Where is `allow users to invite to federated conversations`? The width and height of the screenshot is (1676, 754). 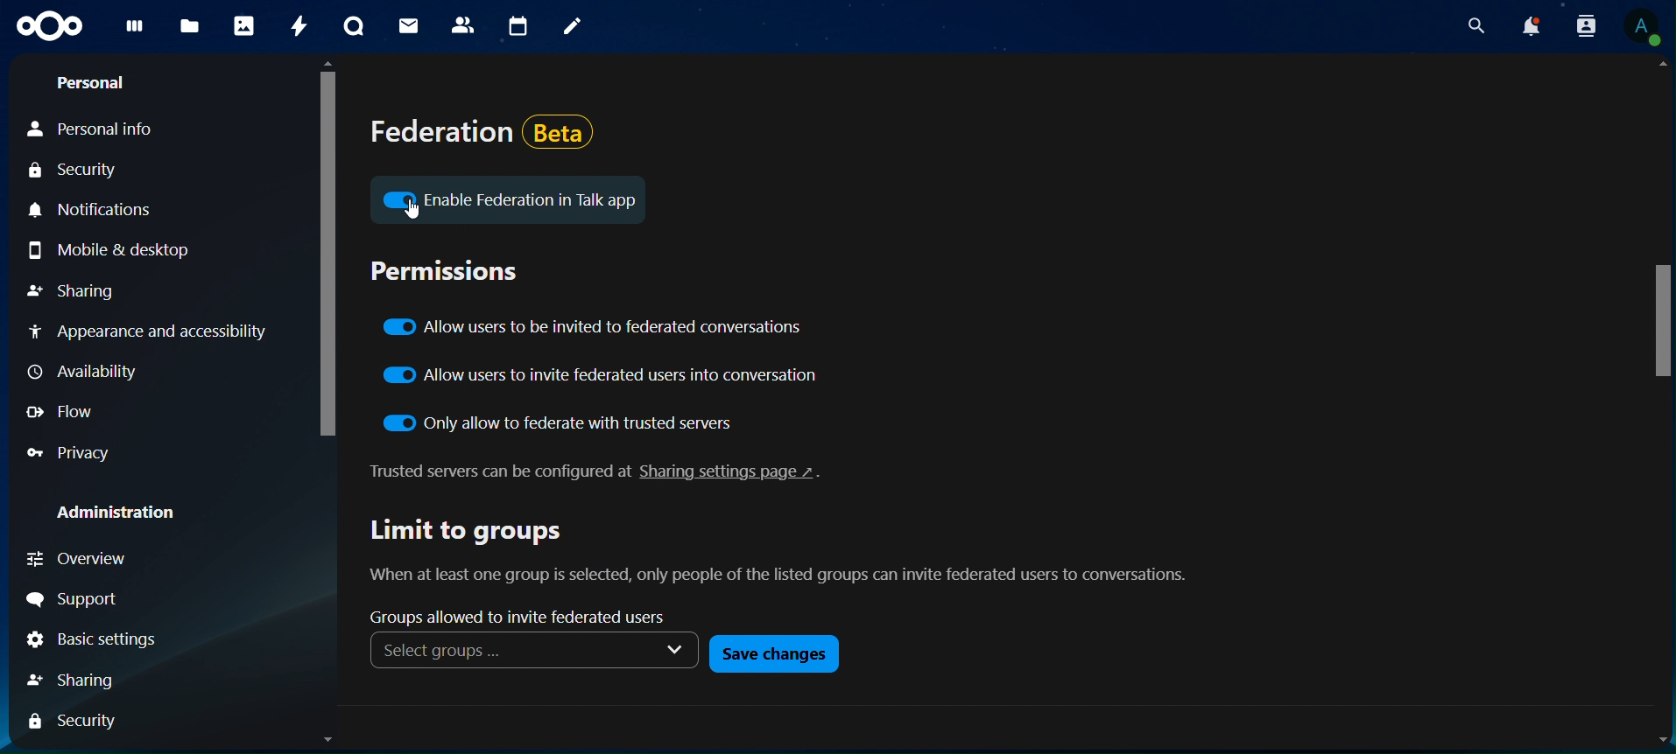
allow users to invite to federated conversations is located at coordinates (602, 325).